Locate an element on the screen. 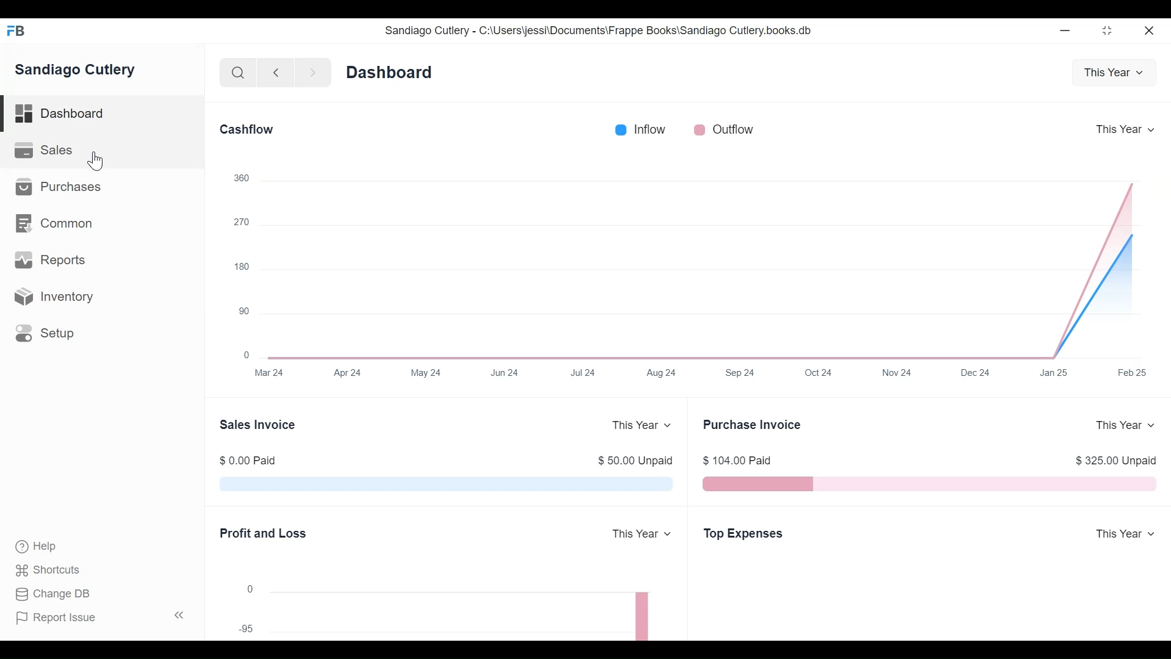 This screenshot has height=659, width=1171. This Year is located at coordinates (1114, 73).